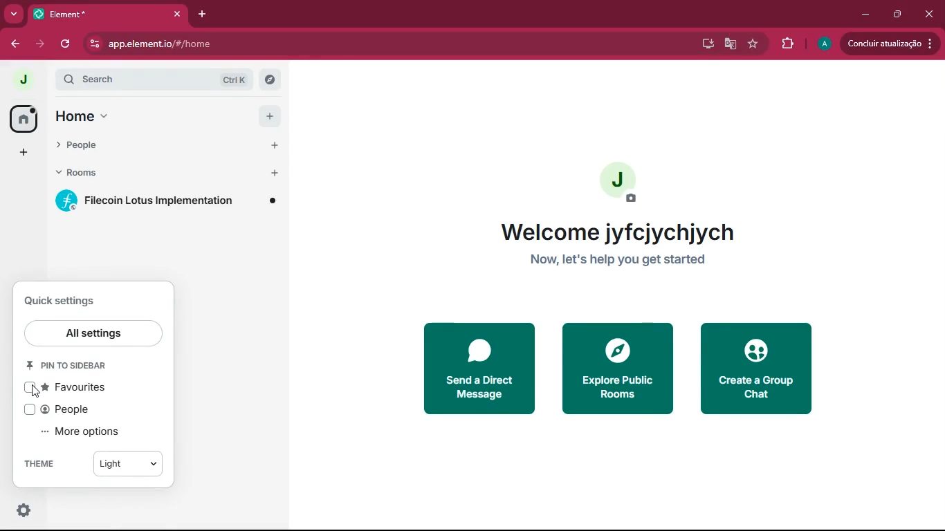 Image resolution: width=945 pixels, height=531 pixels. Describe the element at coordinates (705, 46) in the screenshot. I see `desktop` at that location.